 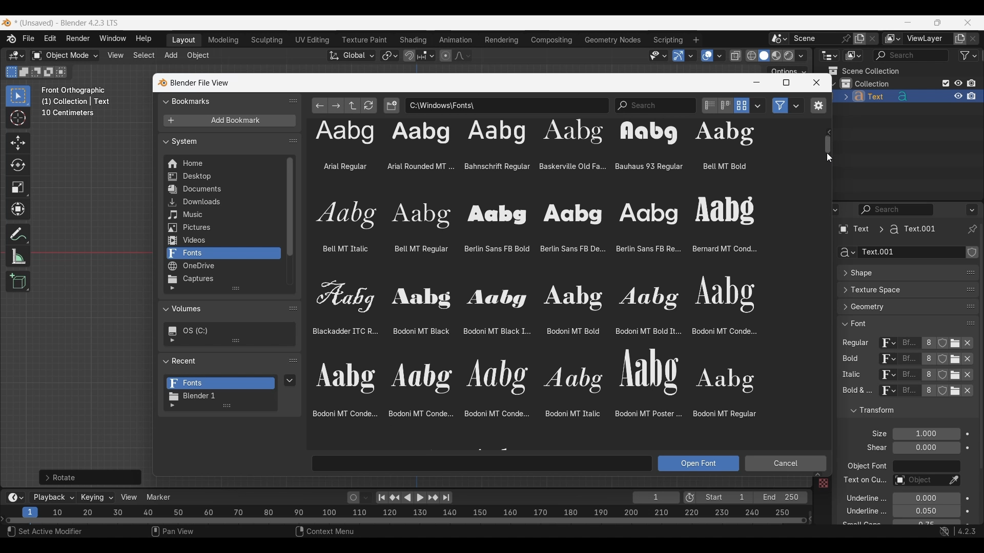 I want to click on Play animation, so click(x=413, y=498).